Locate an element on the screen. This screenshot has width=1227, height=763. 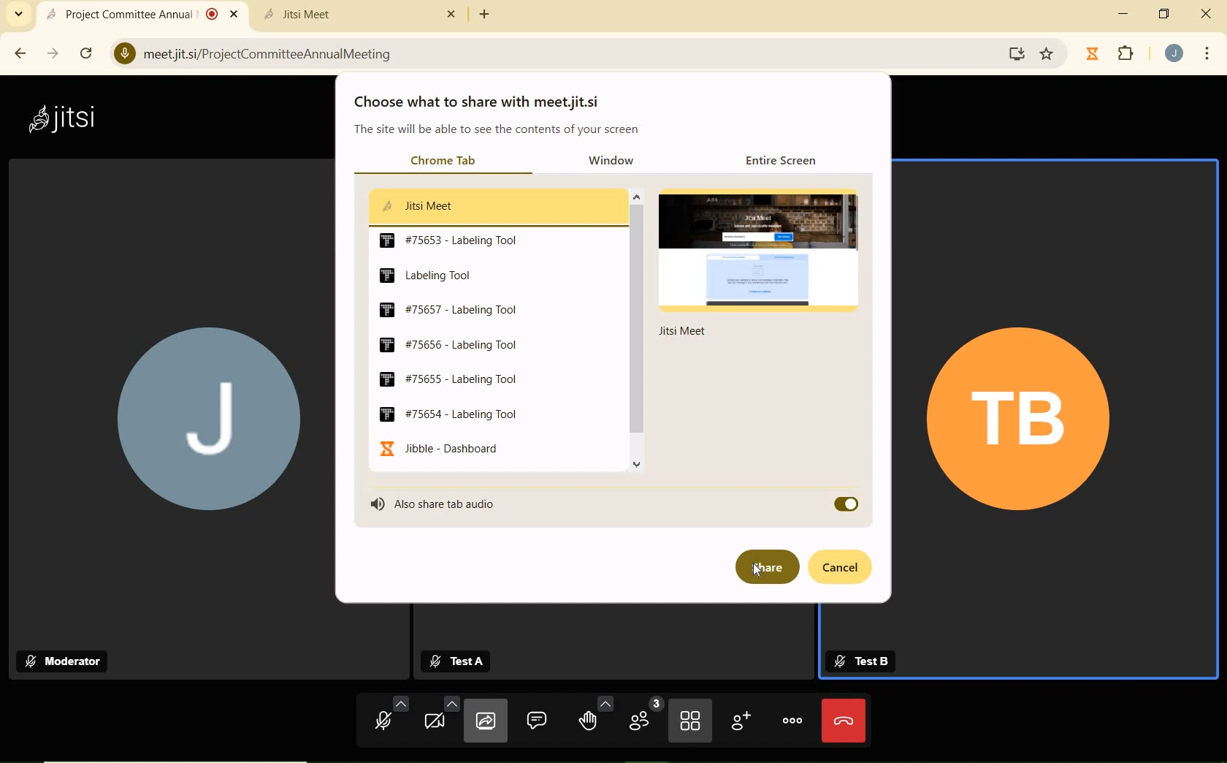
Test A is located at coordinates (461, 660).